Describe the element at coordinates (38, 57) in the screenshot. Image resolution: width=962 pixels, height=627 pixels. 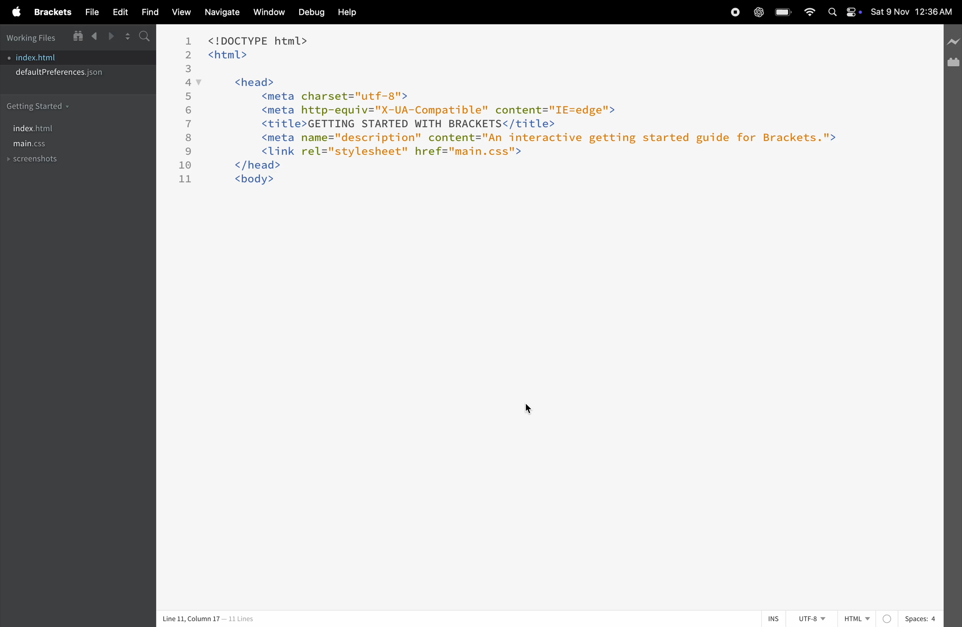
I see `index.html` at that location.